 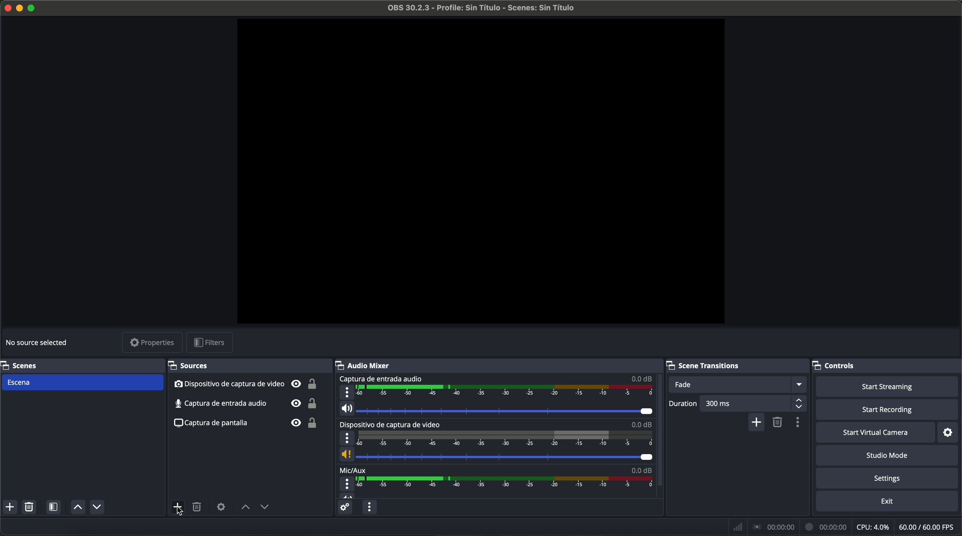 What do you see at coordinates (198, 507) in the screenshot?
I see `remove selected source` at bounding box center [198, 507].